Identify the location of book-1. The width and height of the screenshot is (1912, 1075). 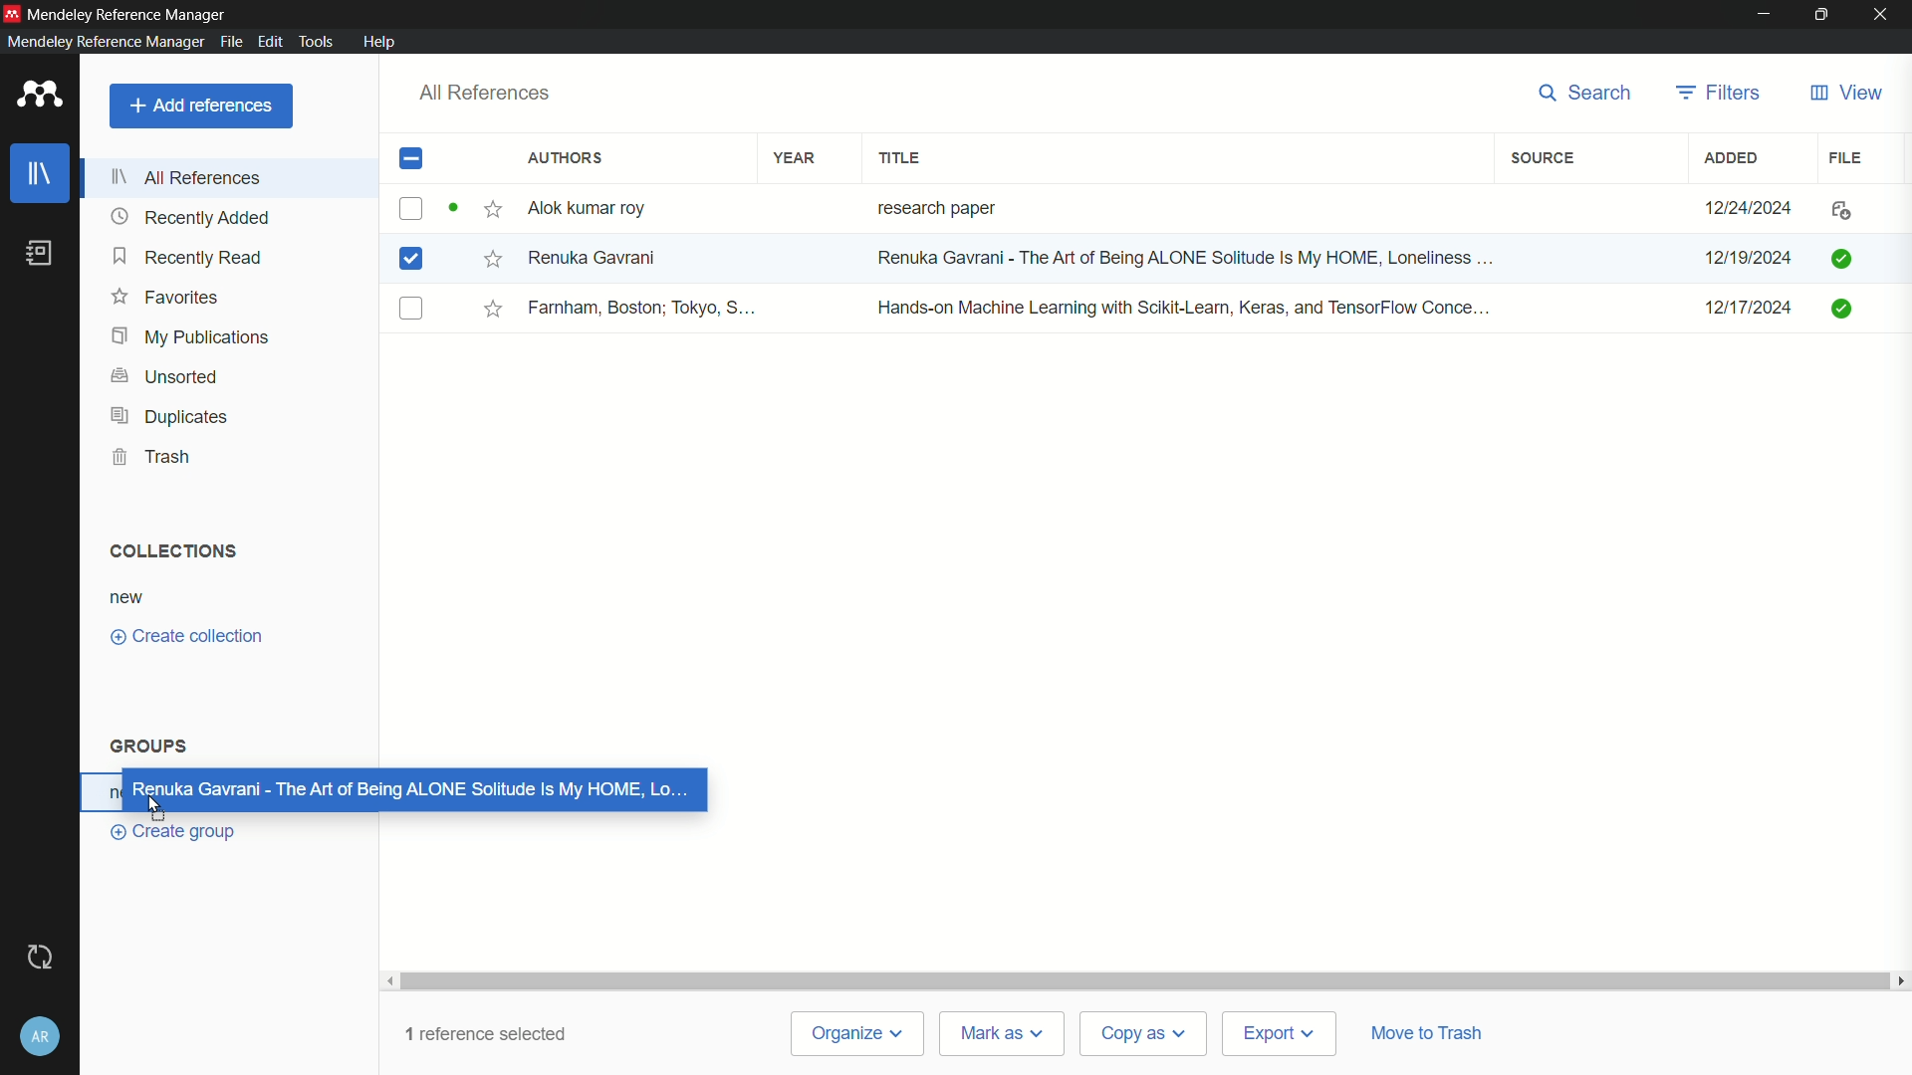
(410, 208).